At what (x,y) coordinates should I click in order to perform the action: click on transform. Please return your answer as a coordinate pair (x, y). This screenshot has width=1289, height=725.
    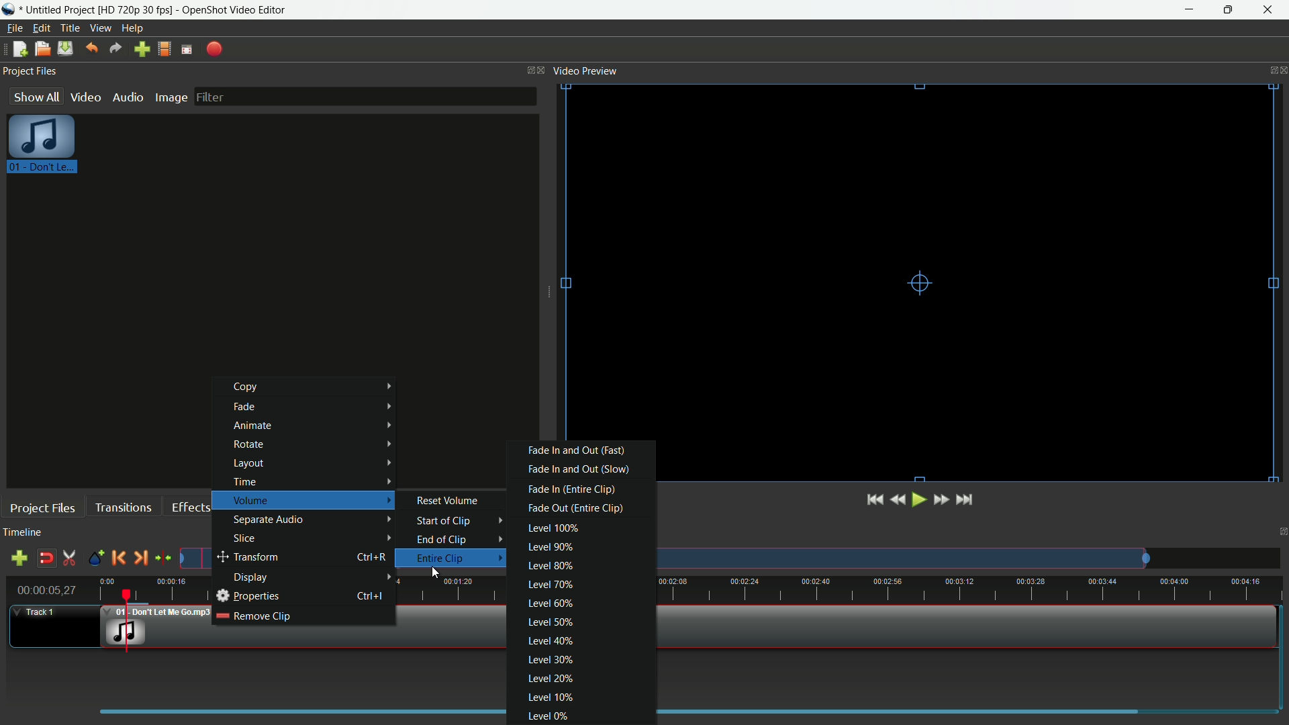
    Looking at the image, I should click on (281, 558).